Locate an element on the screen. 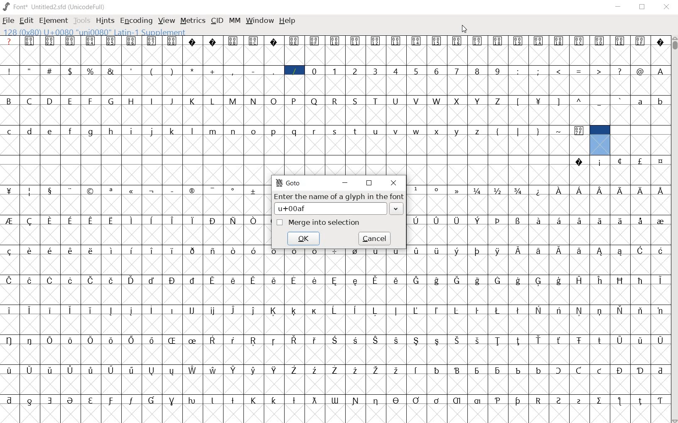 This screenshot has height=423, width=678. Symbol is located at coordinates (620, 221).